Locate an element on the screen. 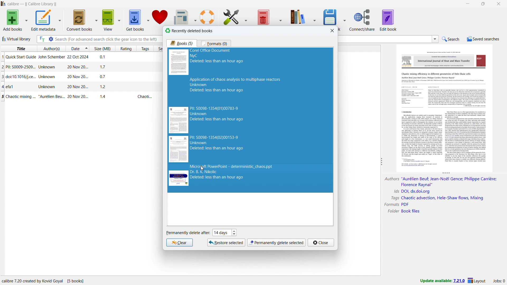  get books options is located at coordinates (148, 20).